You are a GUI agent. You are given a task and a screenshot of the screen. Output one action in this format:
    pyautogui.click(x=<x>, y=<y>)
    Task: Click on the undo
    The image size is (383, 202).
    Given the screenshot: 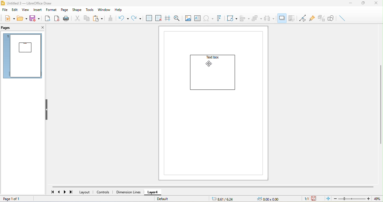 What is the action you would take?
    pyautogui.click(x=123, y=18)
    